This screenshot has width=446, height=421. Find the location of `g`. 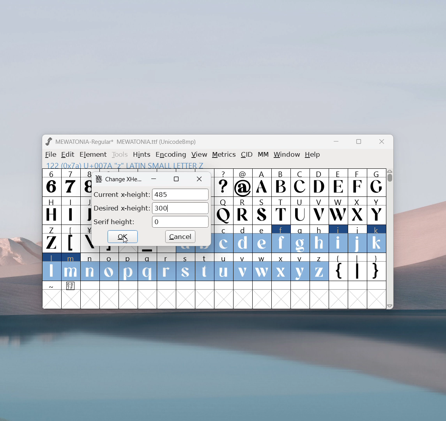

g is located at coordinates (300, 238).